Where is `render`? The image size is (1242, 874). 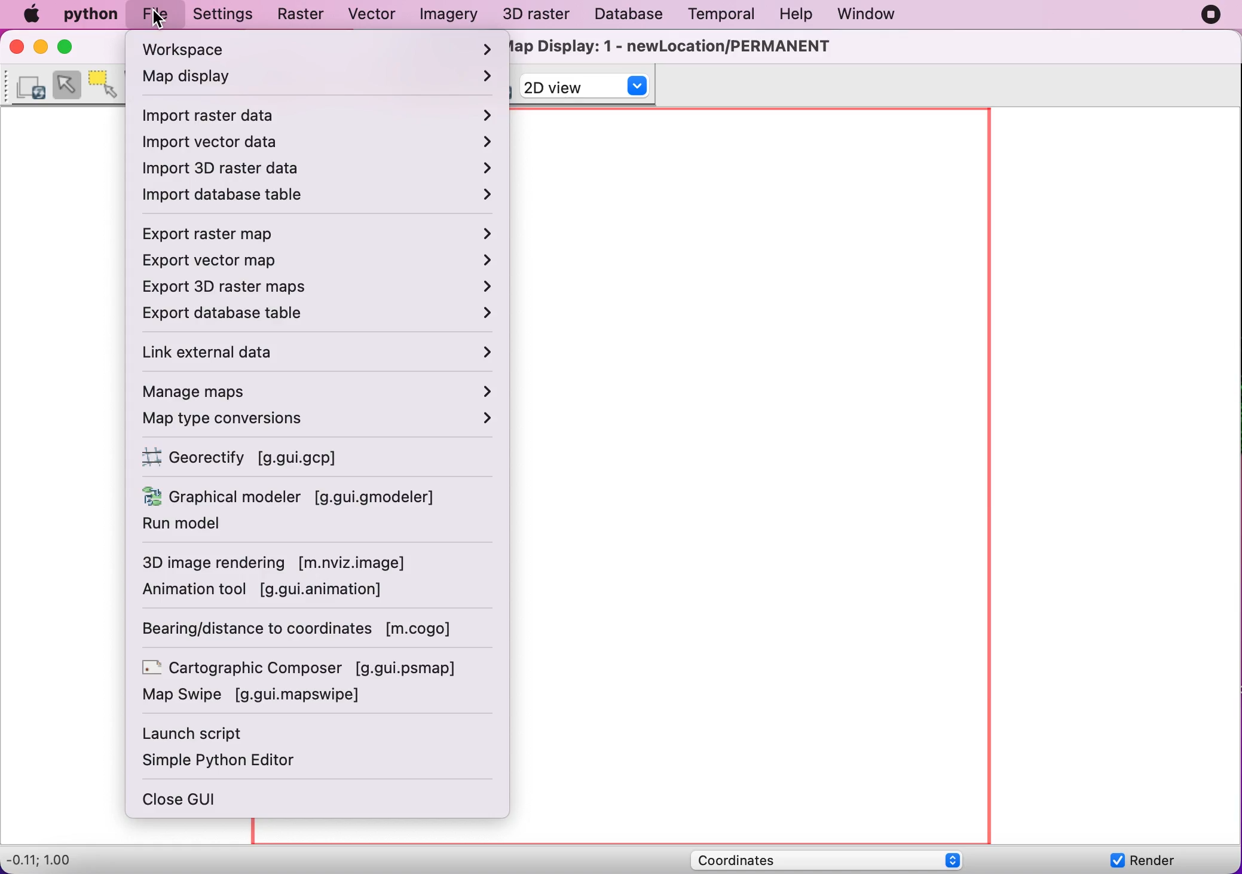 render is located at coordinates (1148, 861).